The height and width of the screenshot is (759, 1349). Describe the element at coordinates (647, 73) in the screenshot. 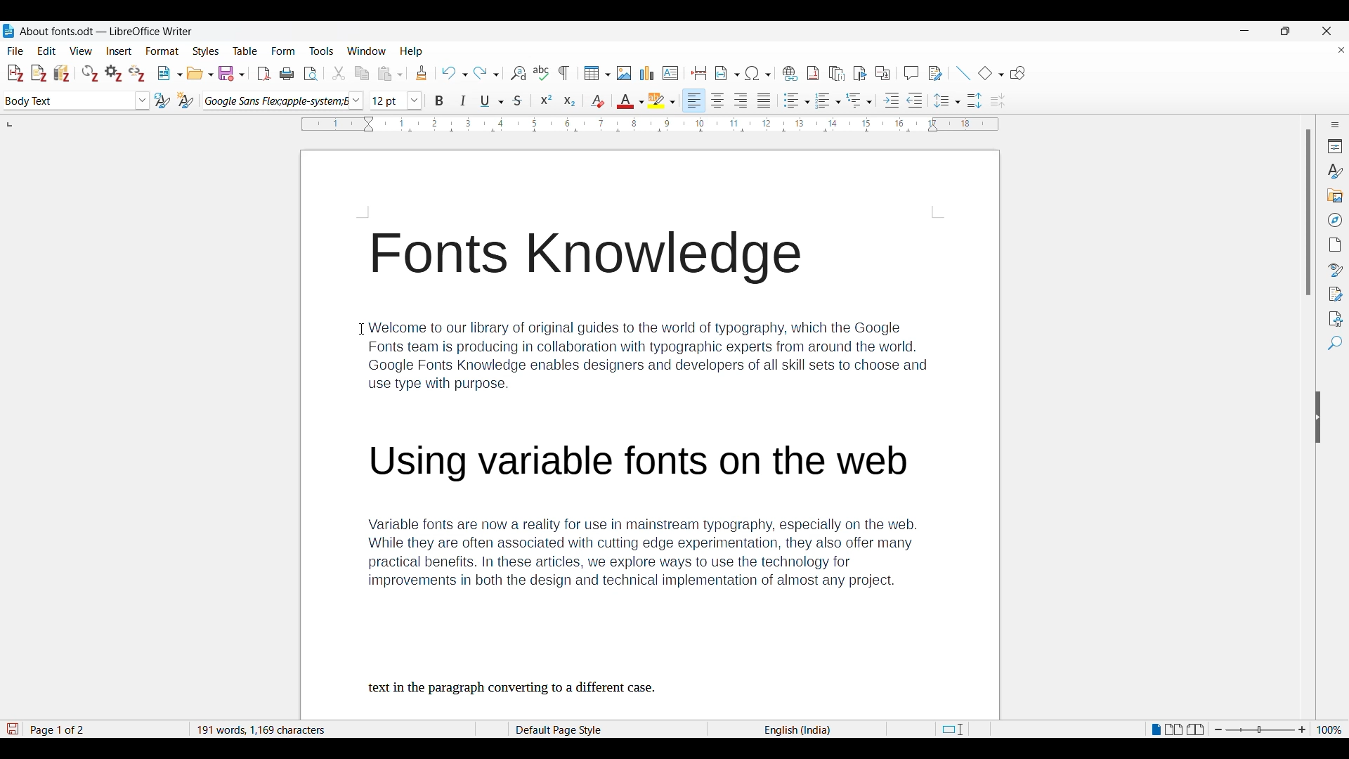

I see `Insert chart` at that location.